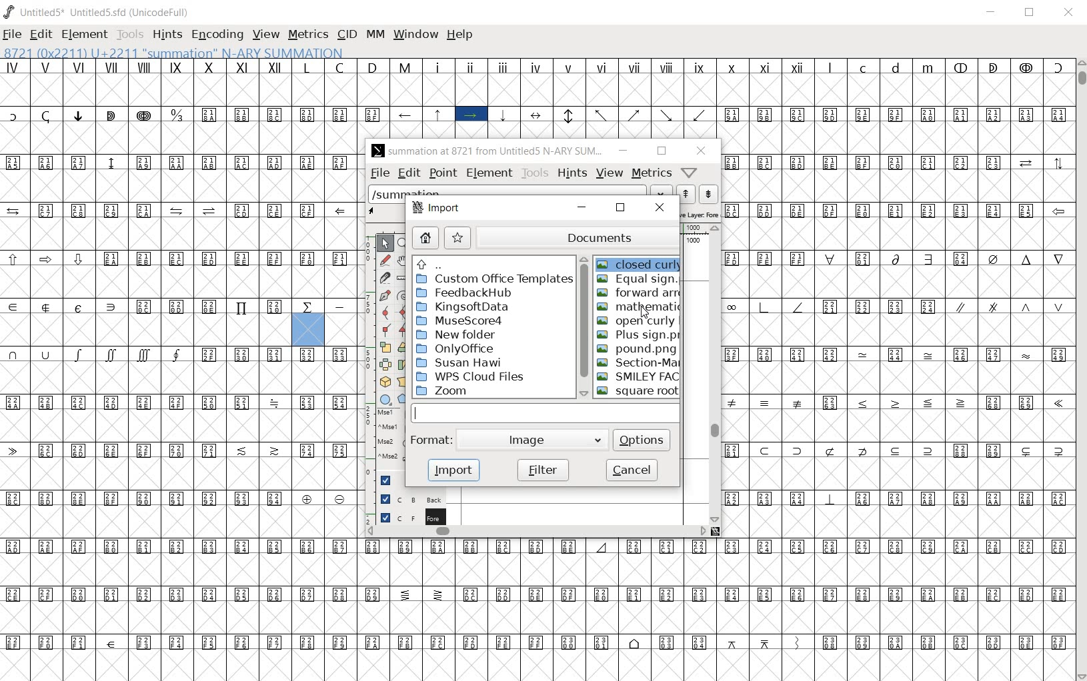 The width and height of the screenshot is (1087, 681). Describe the element at coordinates (404, 329) in the screenshot. I see `Add a corner point` at that location.